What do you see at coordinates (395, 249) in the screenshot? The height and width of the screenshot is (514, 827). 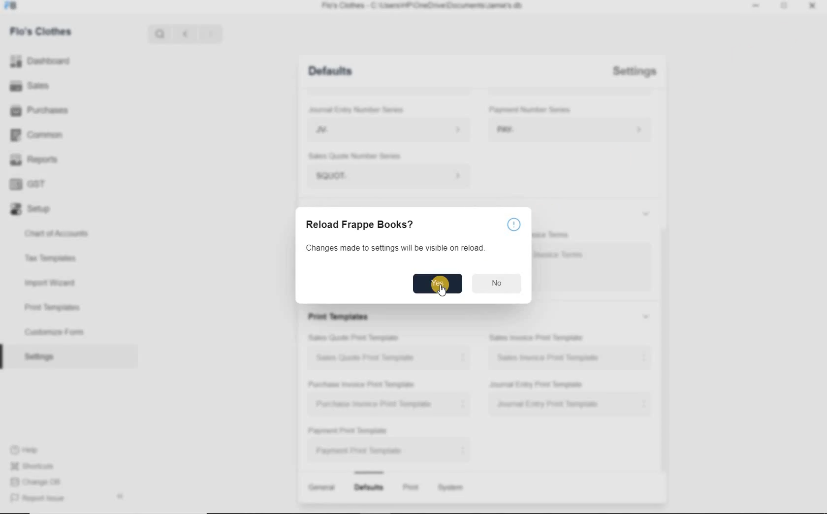 I see `Changes made to settings will be visible on reload` at bounding box center [395, 249].